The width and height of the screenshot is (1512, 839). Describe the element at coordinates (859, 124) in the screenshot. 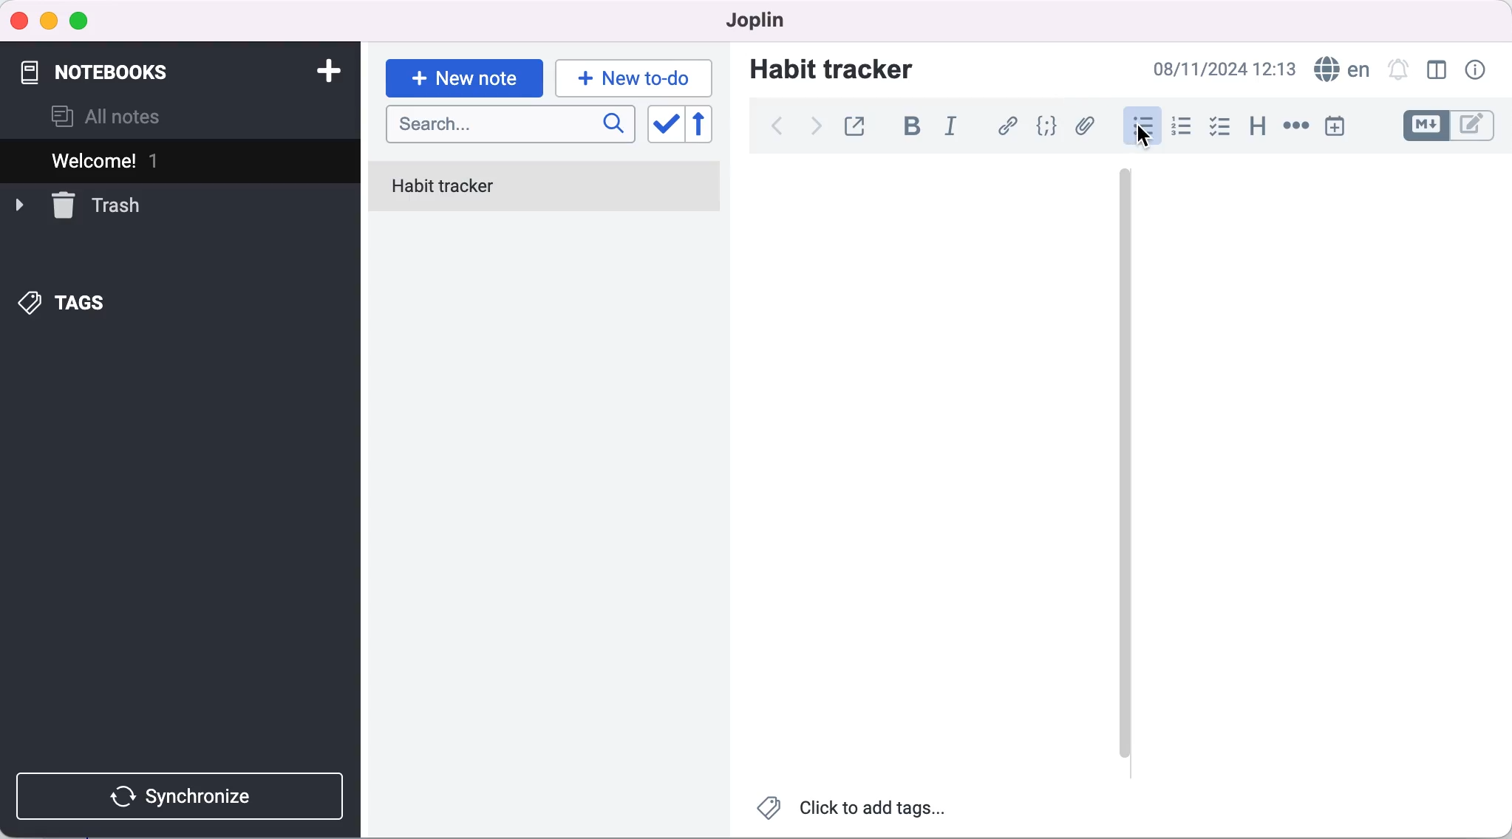

I see `toggle external editing` at that location.